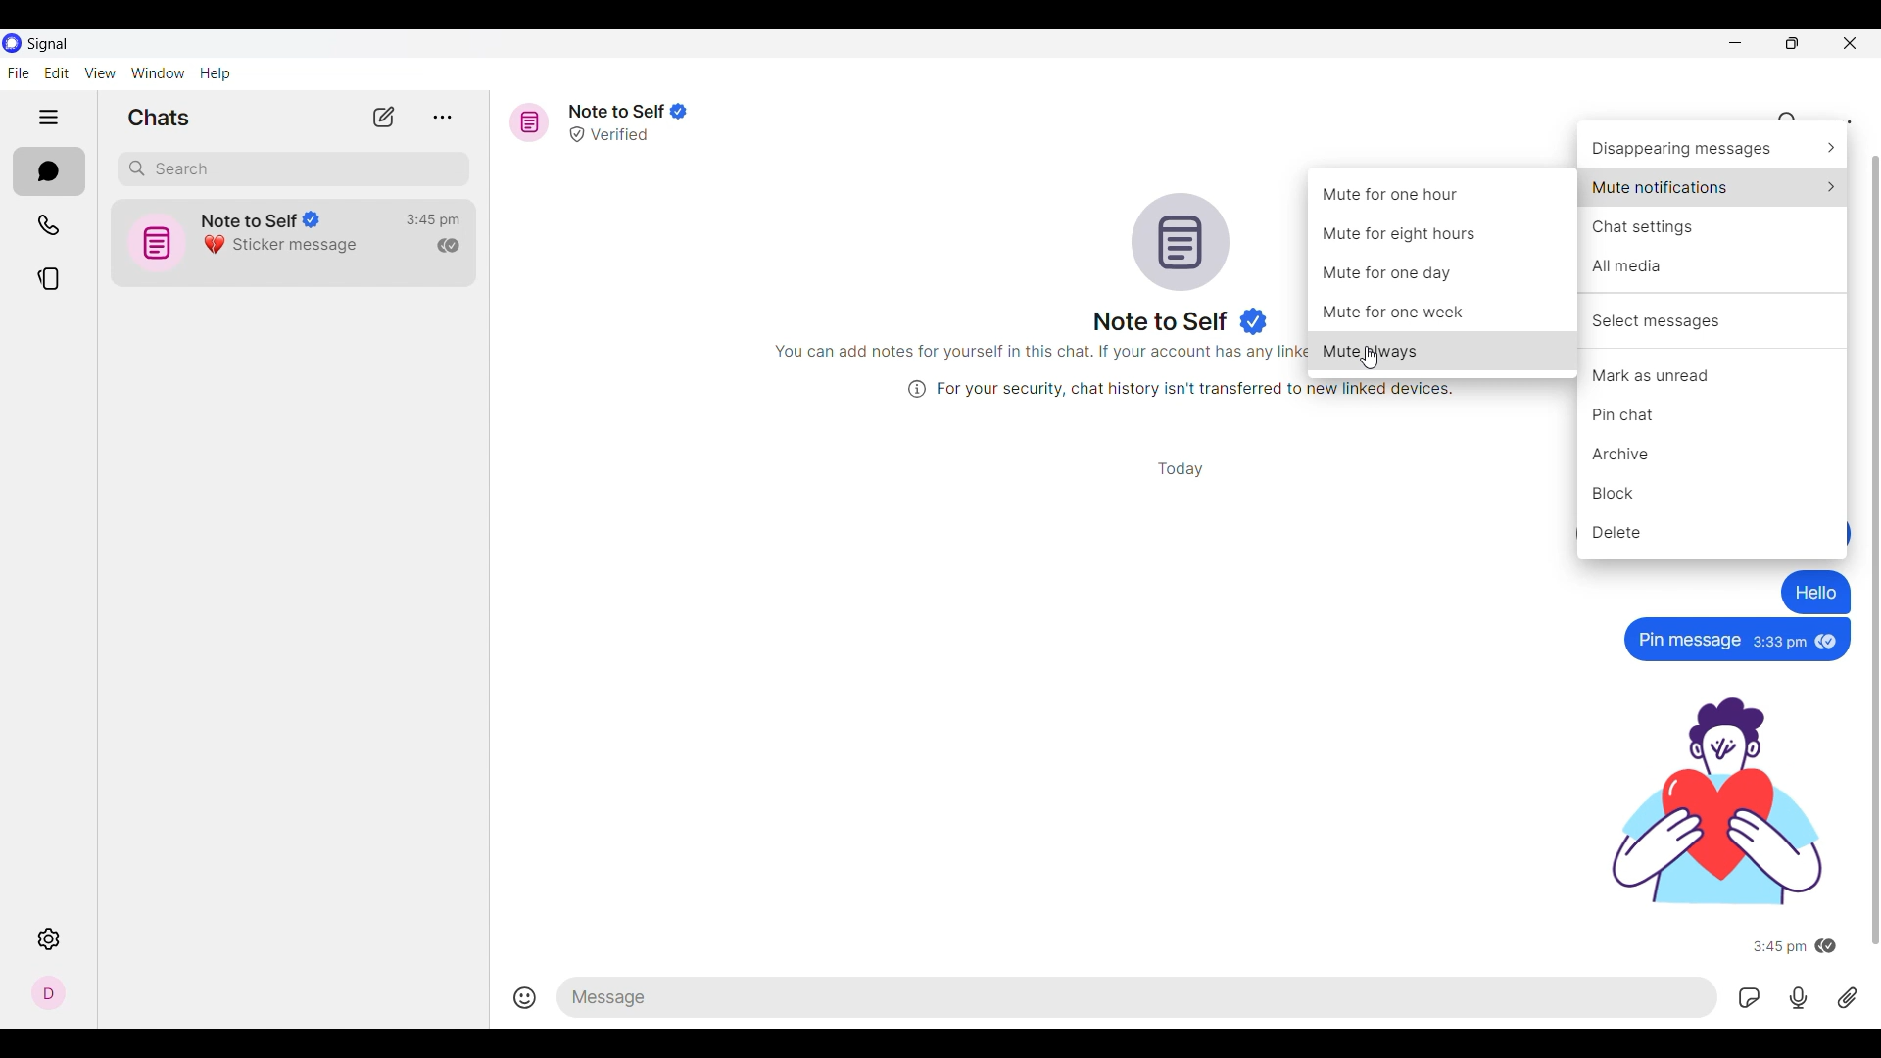  I want to click on GIFs, so click(1750, 997).